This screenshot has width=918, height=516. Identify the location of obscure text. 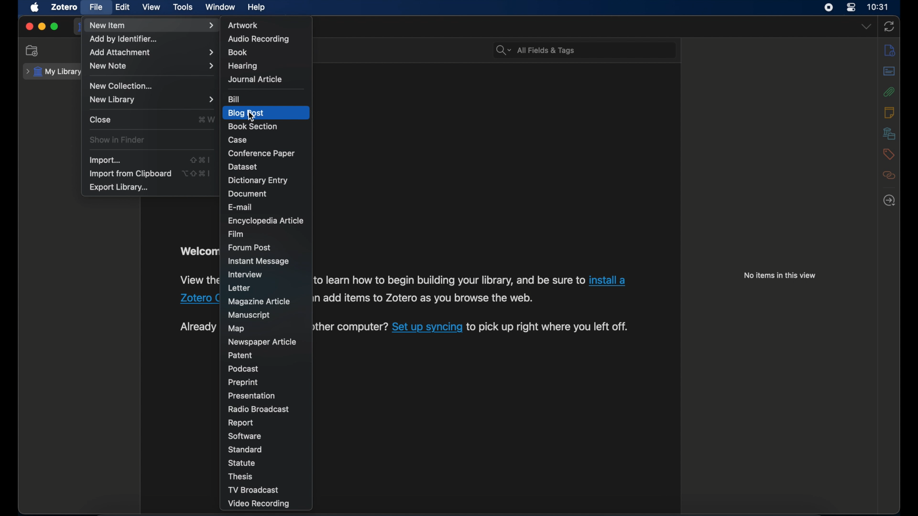
(198, 327).